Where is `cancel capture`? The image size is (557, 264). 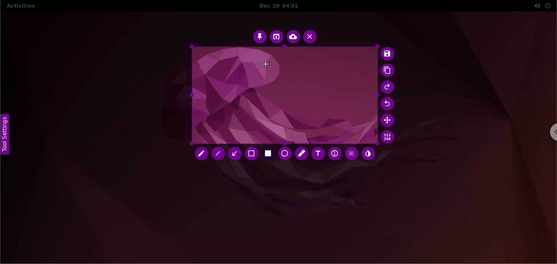
cancel capture is located at coordinates (311, 36).